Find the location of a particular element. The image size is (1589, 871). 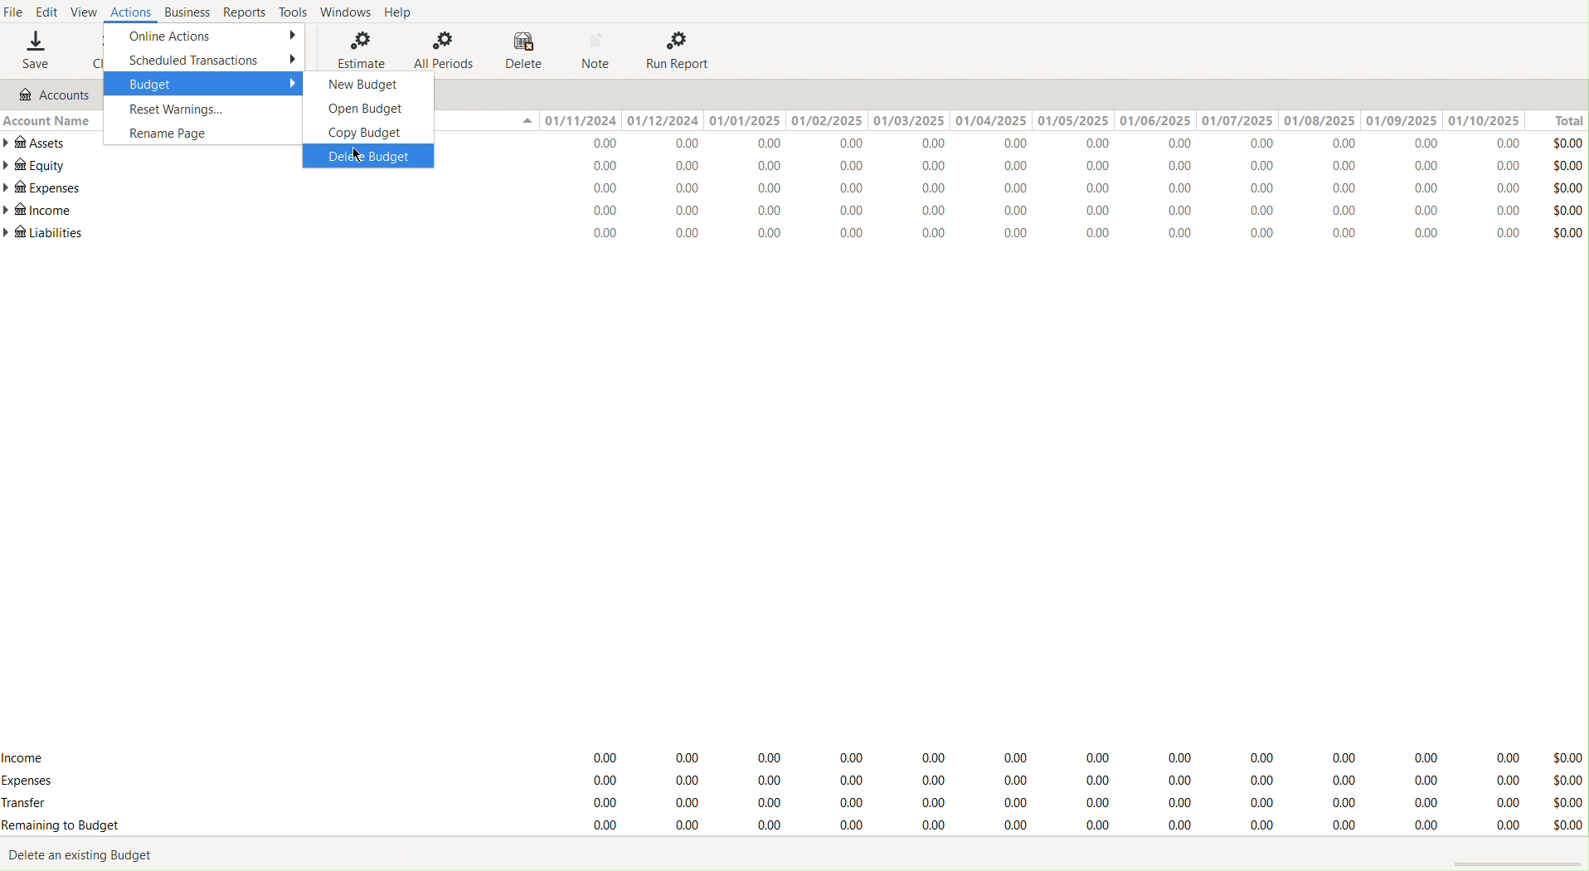

File is located at coordinates (14, 12).